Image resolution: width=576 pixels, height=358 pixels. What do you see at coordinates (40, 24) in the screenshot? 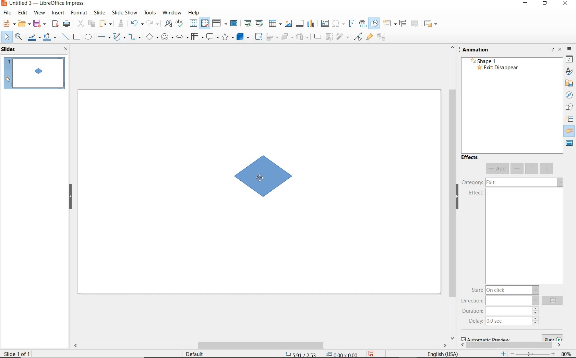
I see `save` at bounding box center [40, 24].